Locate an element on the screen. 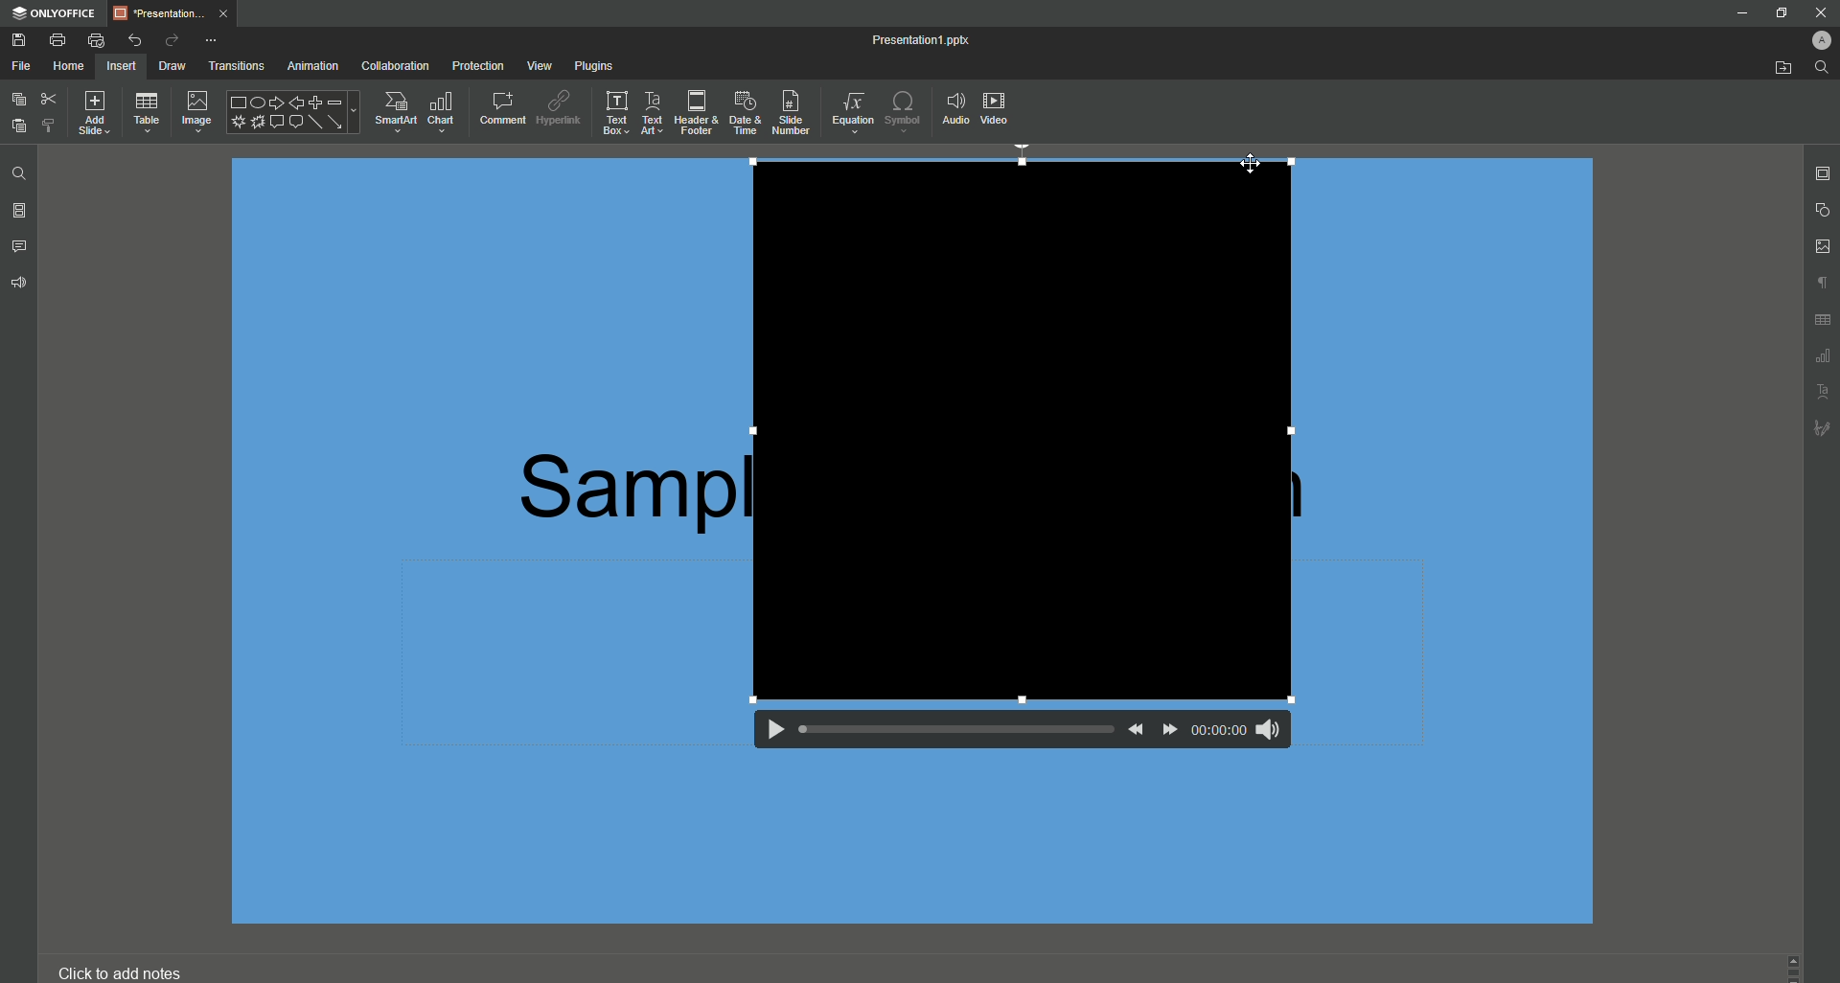 Image resolution: width=1840 pixels, height=983 pixels. Text Box is located at coordinates (612, 112).